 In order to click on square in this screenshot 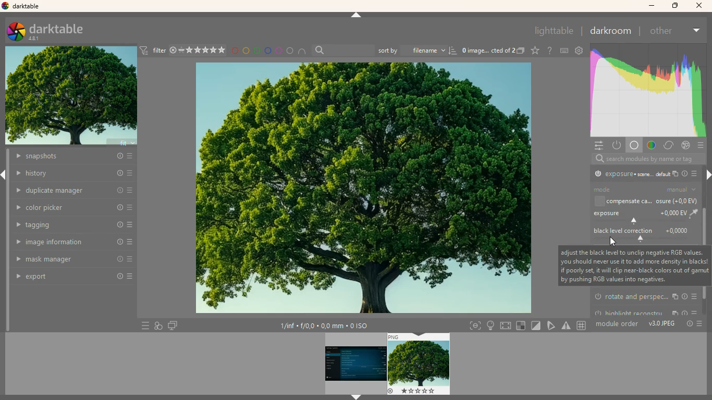, I will do `click(521, 325)`.